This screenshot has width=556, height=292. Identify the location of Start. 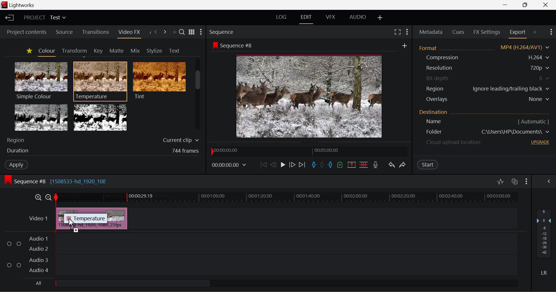
(428, 165).